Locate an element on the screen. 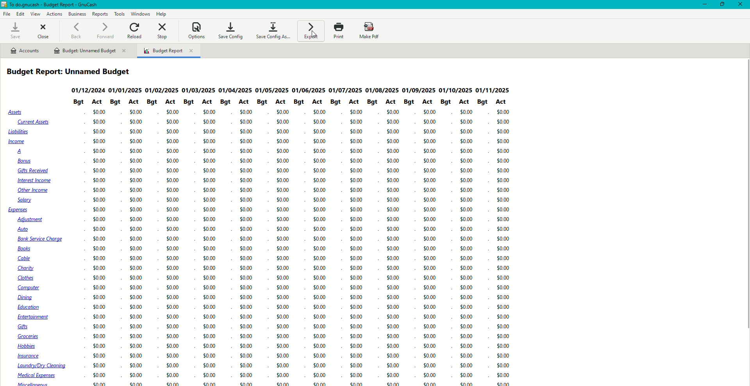  $0.00 is located at coordinates (320, 276).